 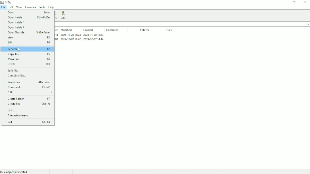 I want to click on Comment, so click(x=29, y=87).